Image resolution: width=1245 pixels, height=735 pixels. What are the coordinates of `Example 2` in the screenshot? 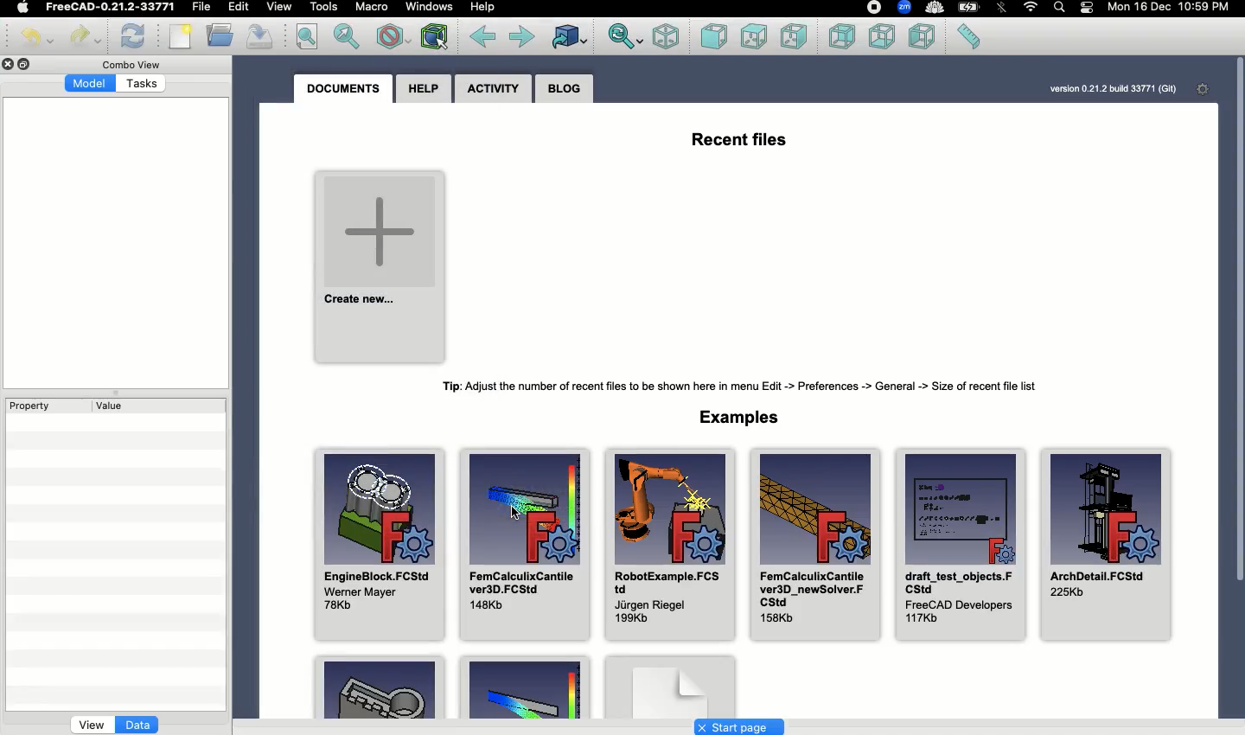 It's located at (525, 687).